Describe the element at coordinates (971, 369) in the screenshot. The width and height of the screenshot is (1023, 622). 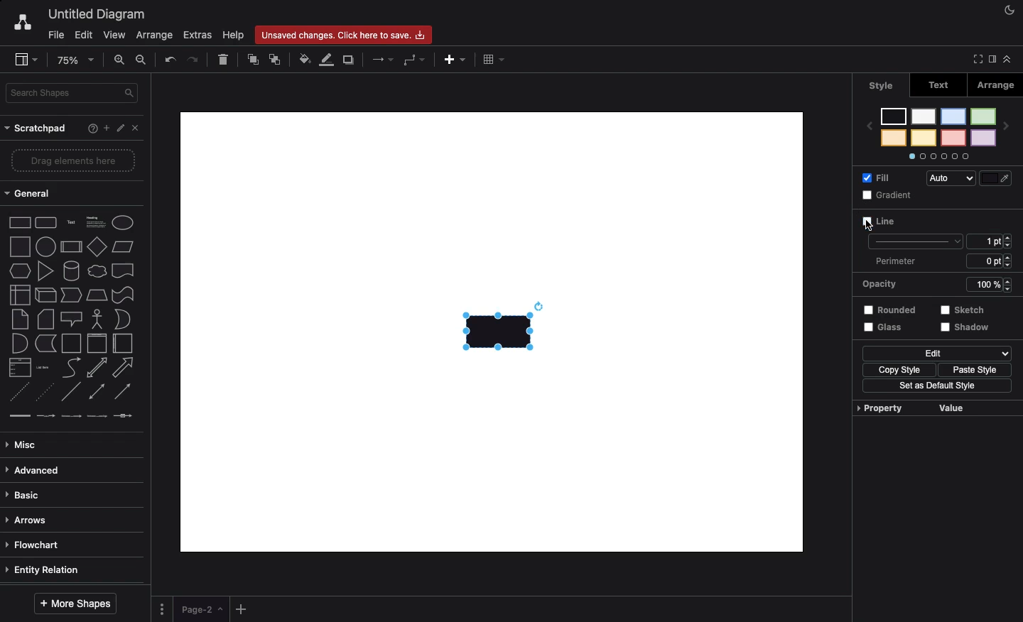
I see `Paste style` at that location.